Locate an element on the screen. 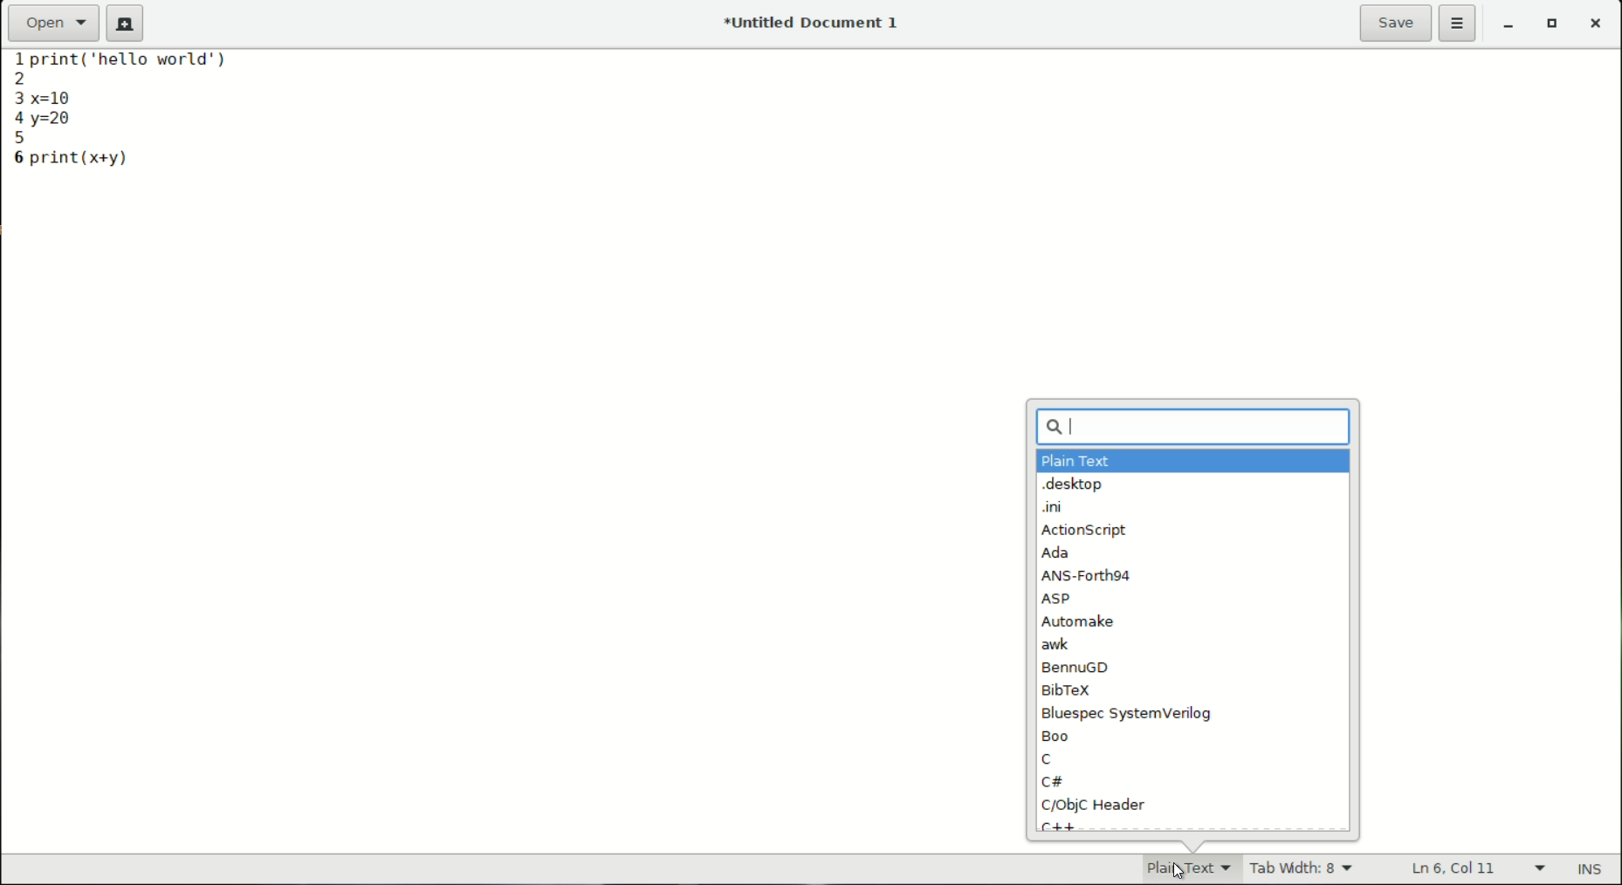 The width and height of the screenshot is (1622, 885). x equation is located at coordinates (67, 95).